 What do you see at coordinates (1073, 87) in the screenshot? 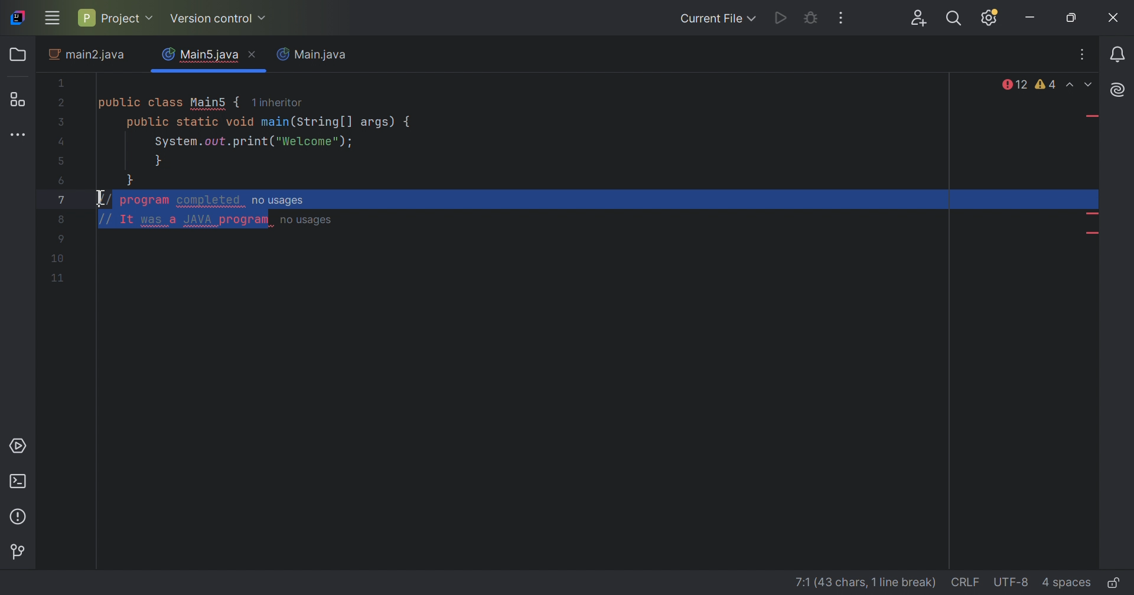
I see `Up Arrow` at bounding box center [1073, 87].